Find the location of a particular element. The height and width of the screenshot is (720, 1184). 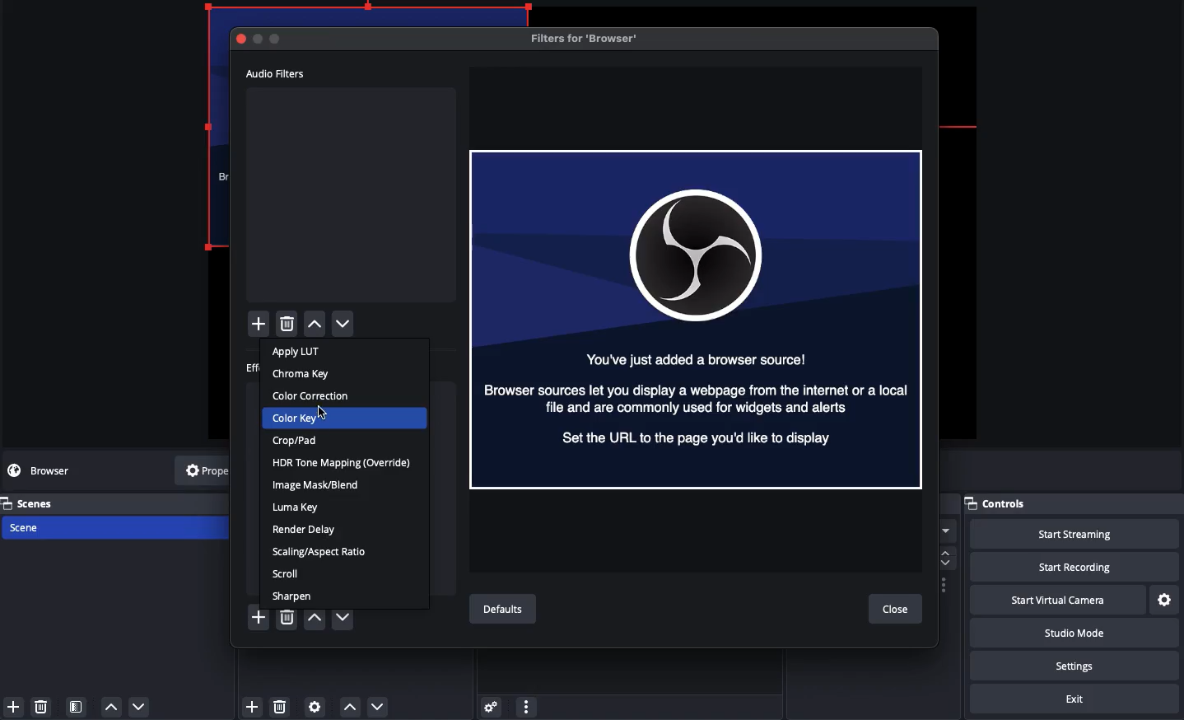

Close is located at coordinates (243, 38).